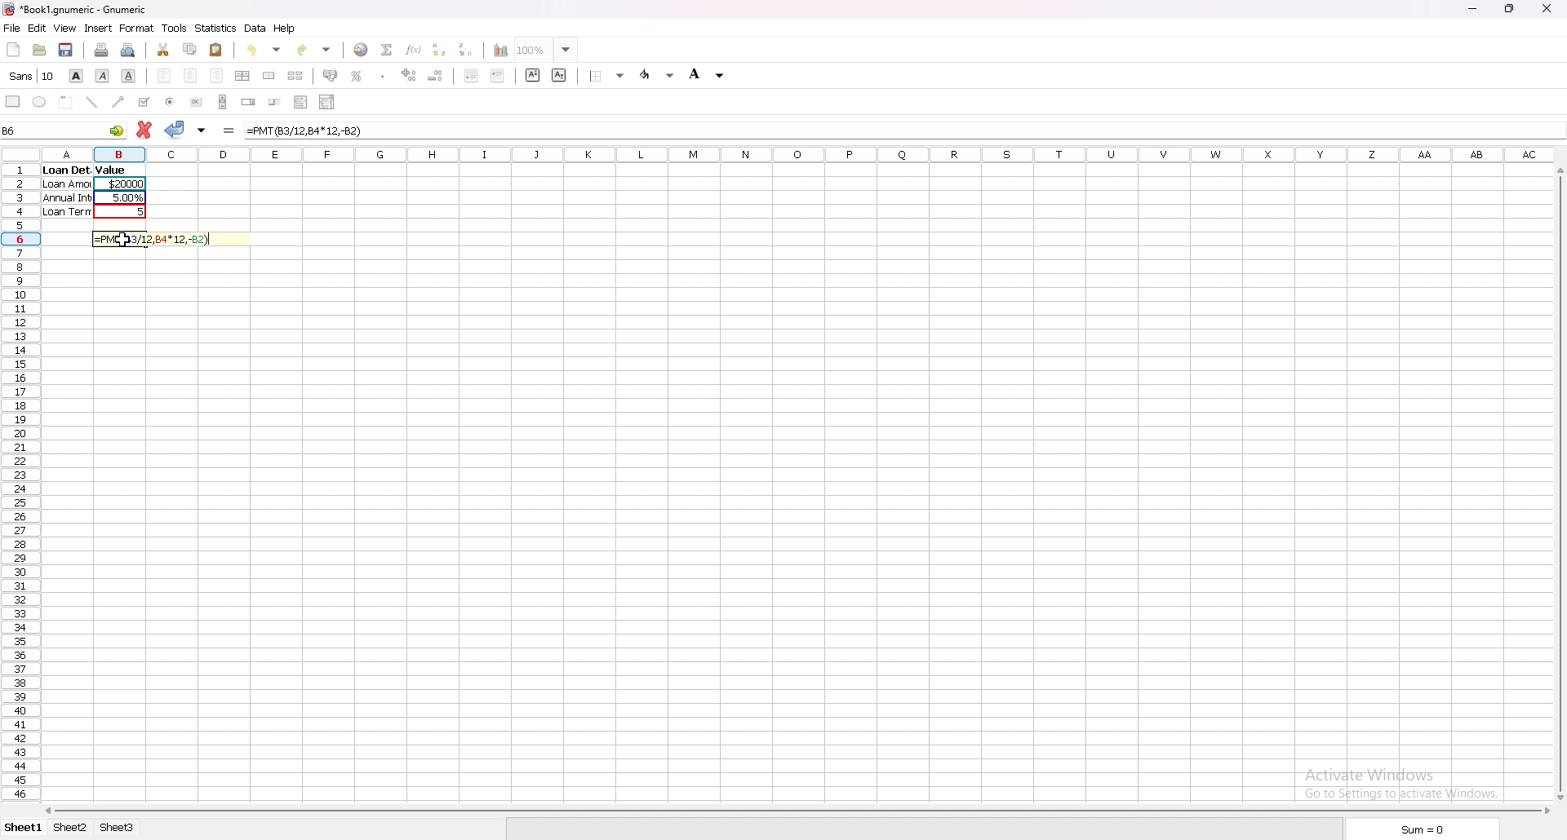 The width and height of the screenshot is (1567, 840). I want to click on file name, so click(77, 10).